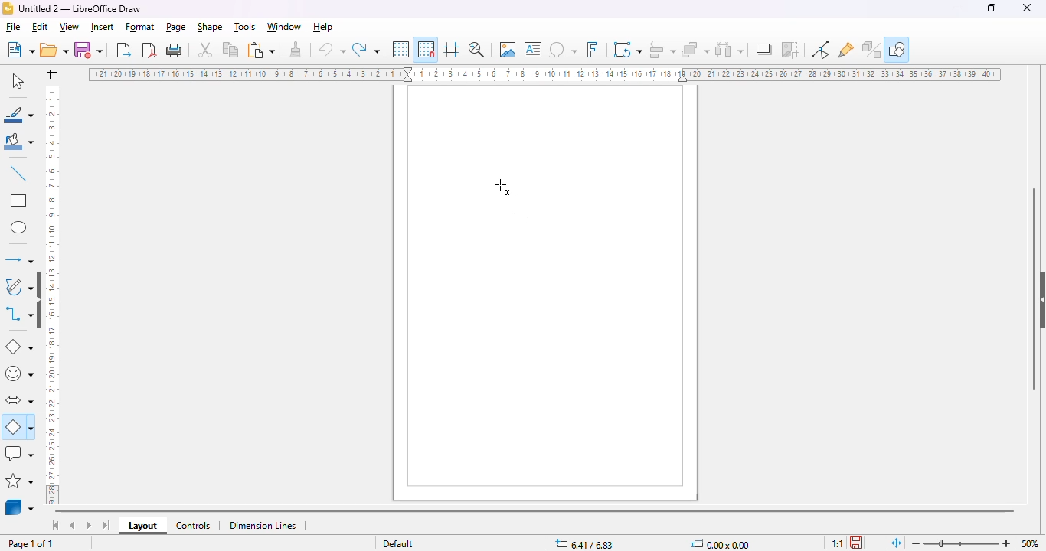 This screenshot has height=551, width=1046. Describe the element at coordinates (695, 49) in the screenshot. I see `arrange` at that location.